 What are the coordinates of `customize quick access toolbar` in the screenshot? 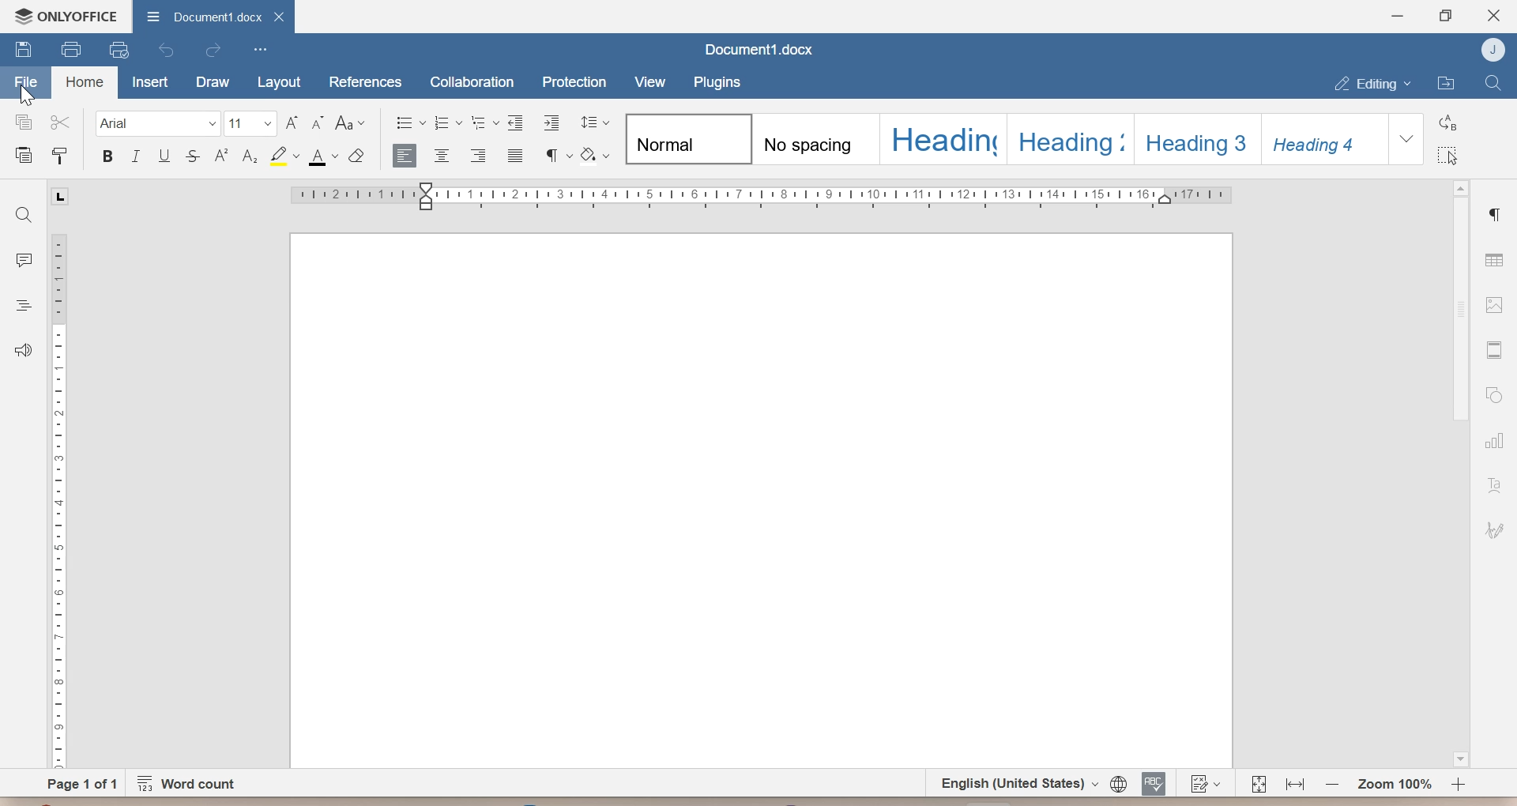 It's located at (260, 50).